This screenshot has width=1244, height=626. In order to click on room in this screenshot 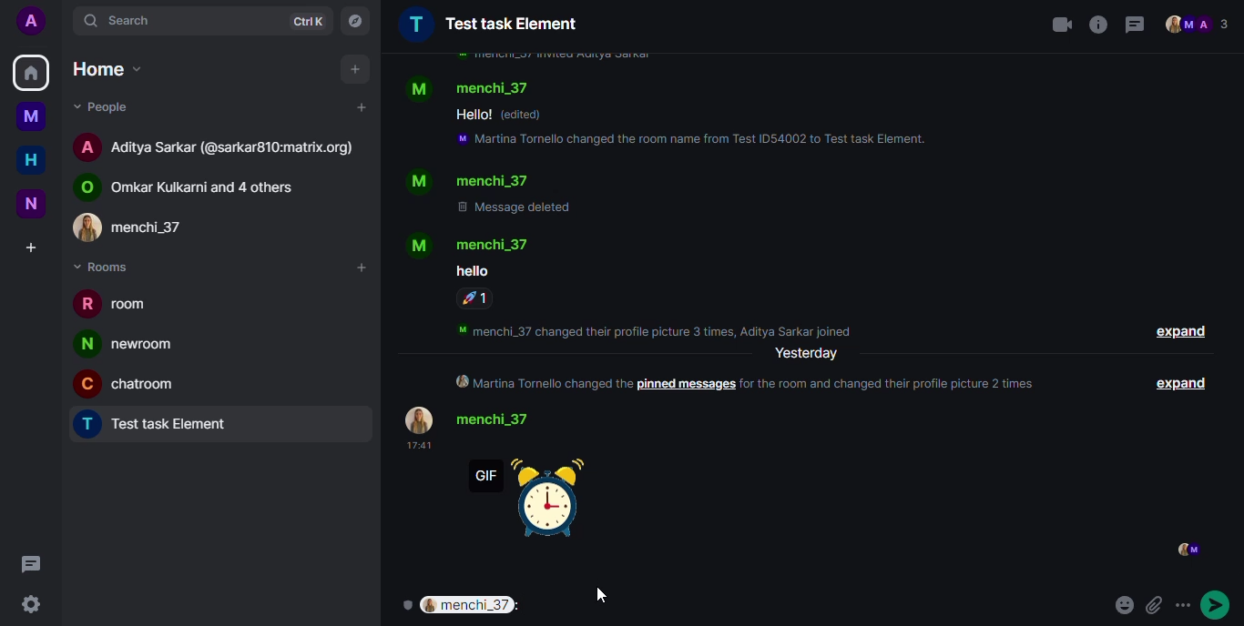, I will do `click(118, 307)`.